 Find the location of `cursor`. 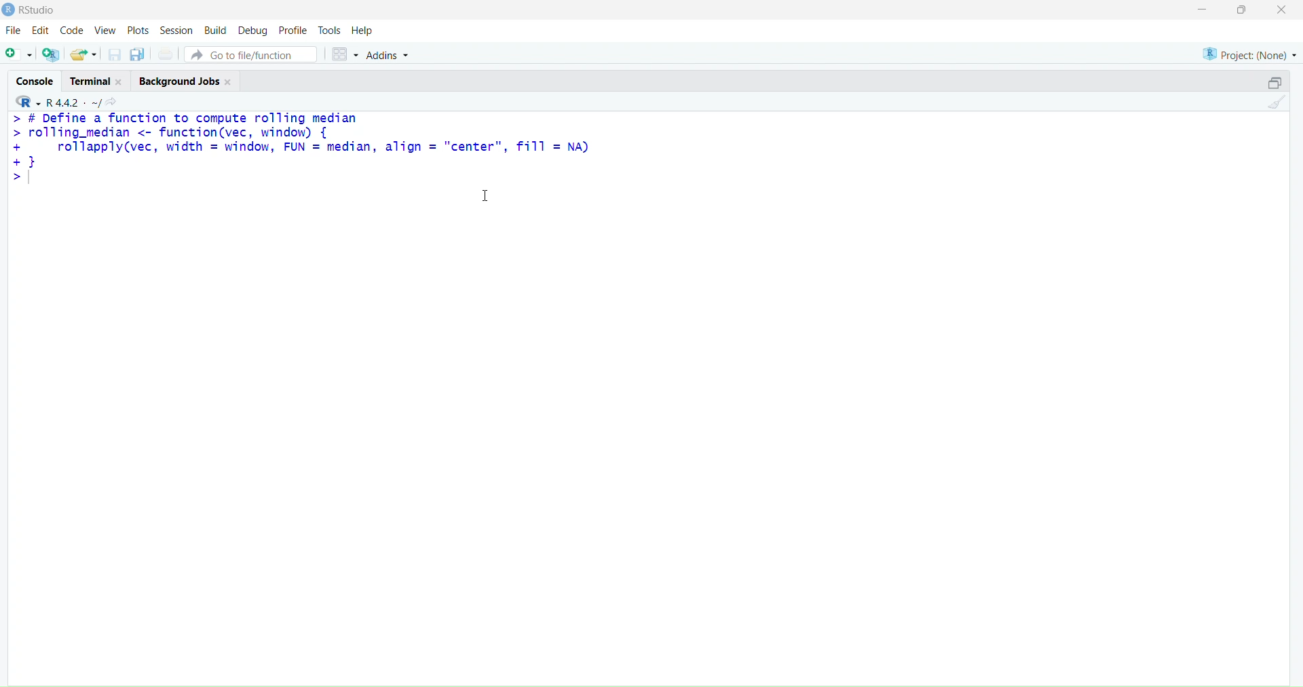

cursor is located at coordinates (486, 195).